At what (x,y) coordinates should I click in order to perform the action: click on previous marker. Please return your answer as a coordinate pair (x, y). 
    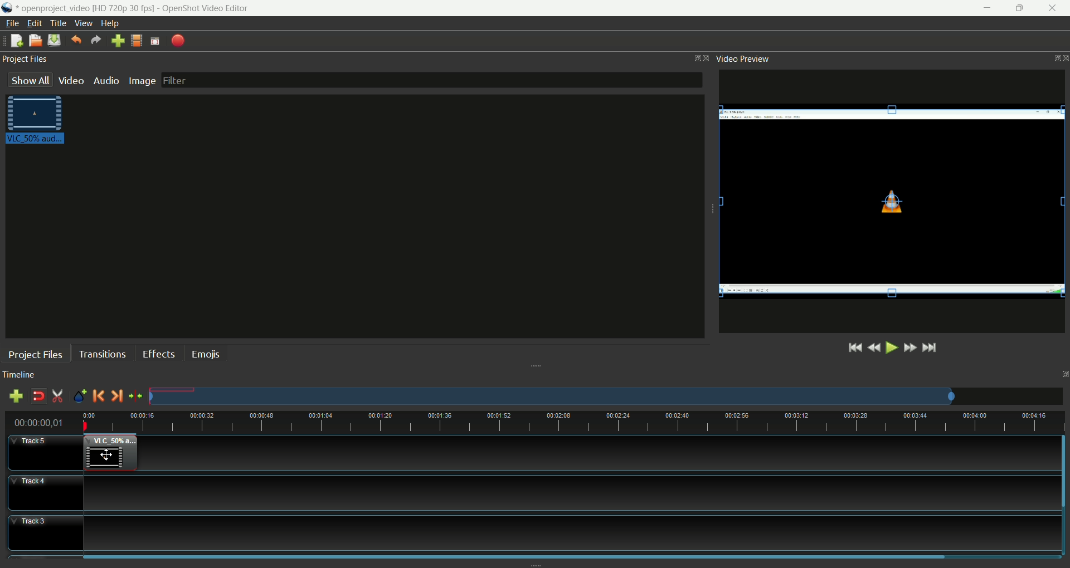
    Looking at the image, I should click on (100, 396).